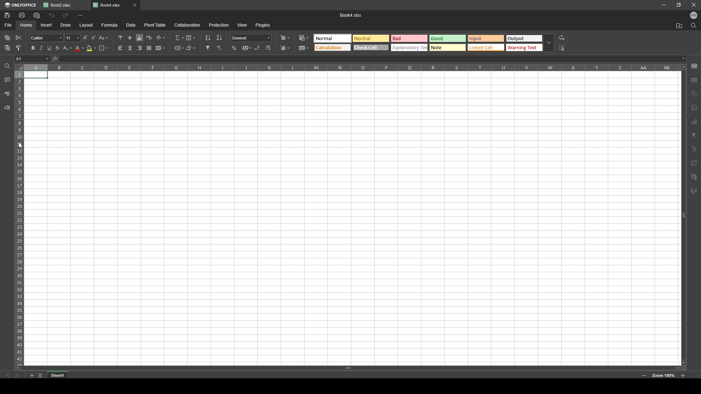 The height and width of the screenshot is (394, 701). What do you see at coordinates (207, 48) in the screenshot?
I see `filter` at bounding box center [207, 48].